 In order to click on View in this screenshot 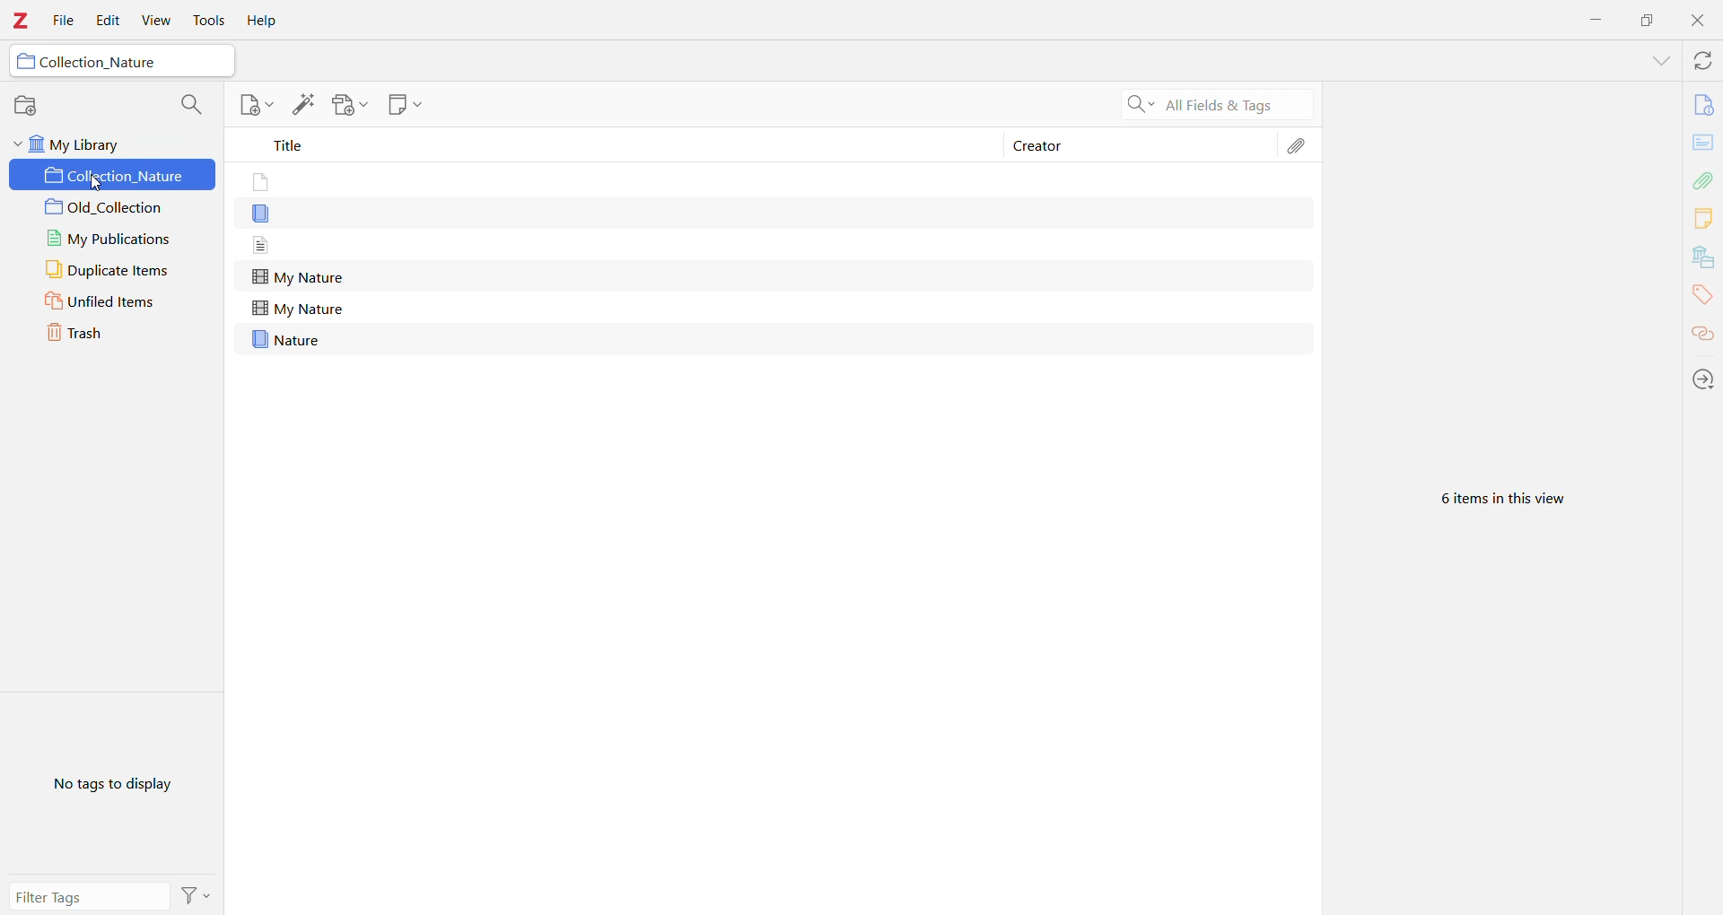, I will do `click(156, 22)`.